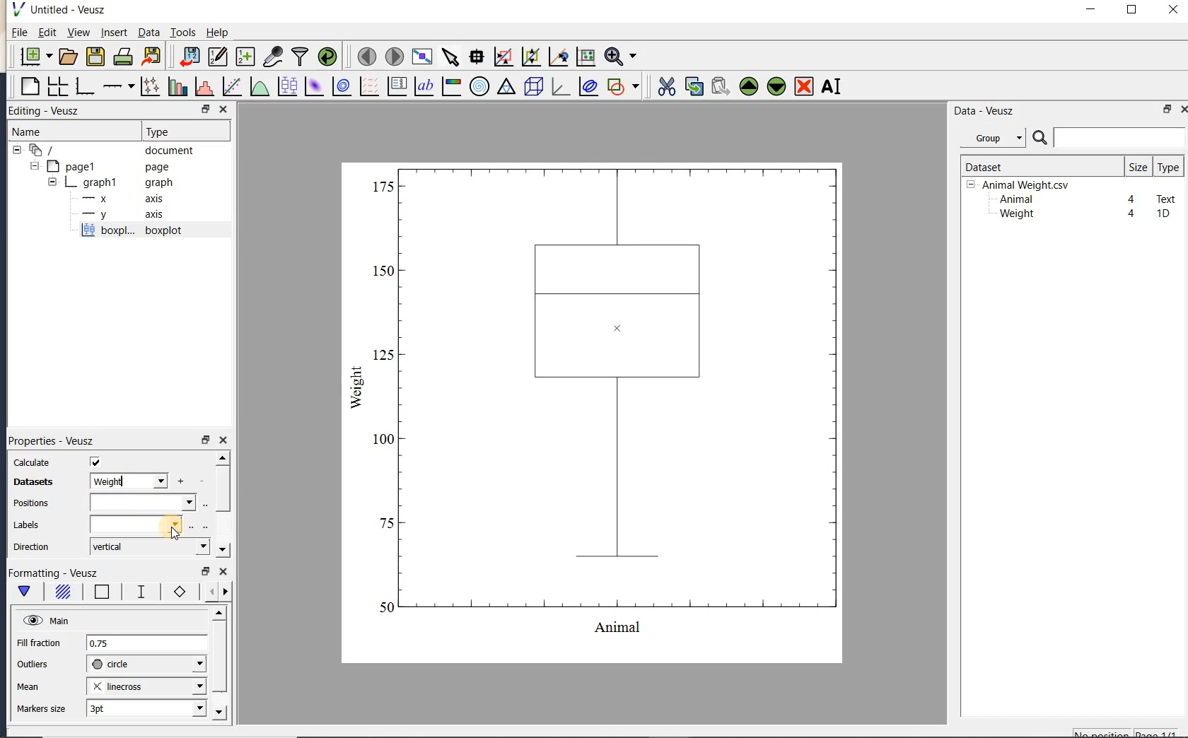  I want to click on datasets, so click(30, 483).